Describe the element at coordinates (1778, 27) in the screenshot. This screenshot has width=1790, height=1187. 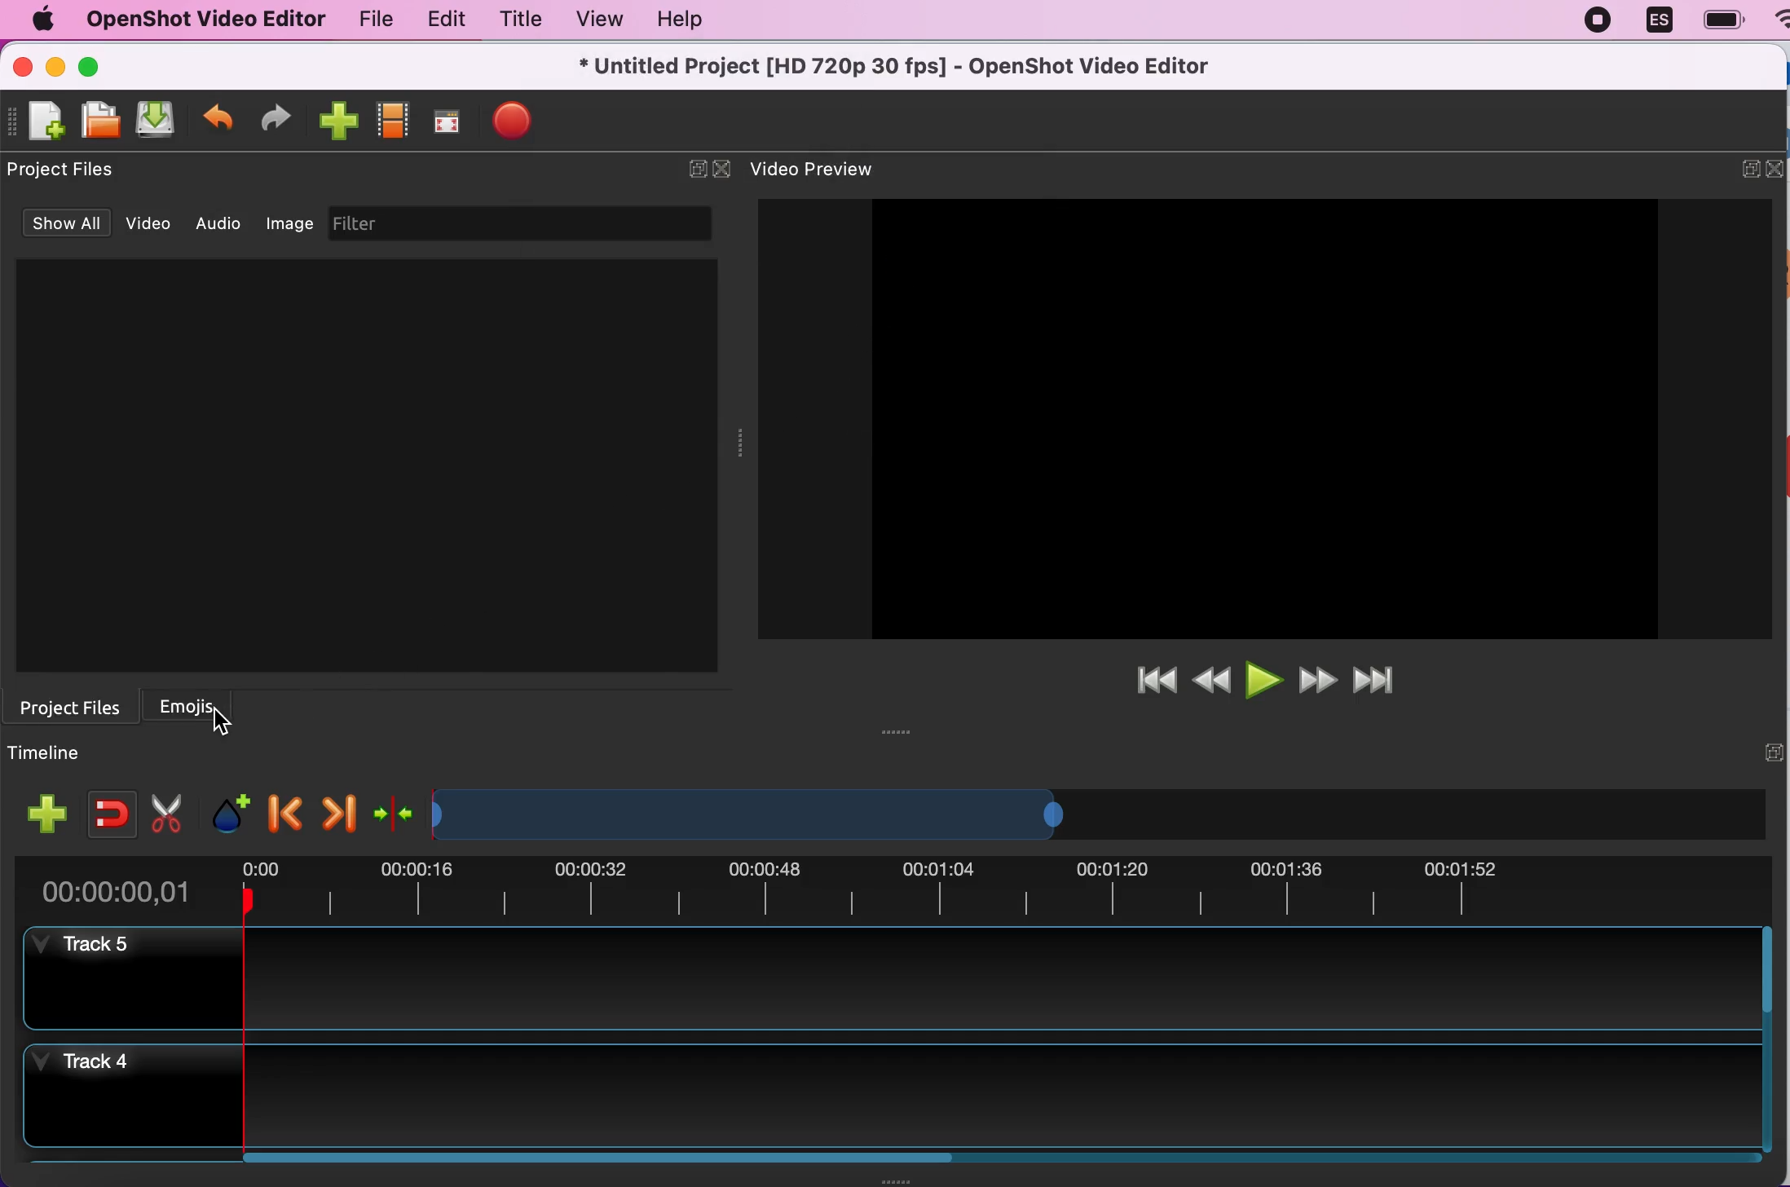
I see `wifi` at that location.